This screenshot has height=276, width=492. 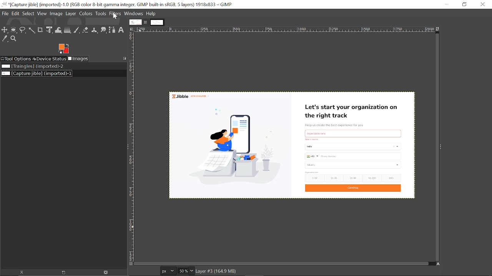 I want to click on Filters, so click(x=115, y=13).